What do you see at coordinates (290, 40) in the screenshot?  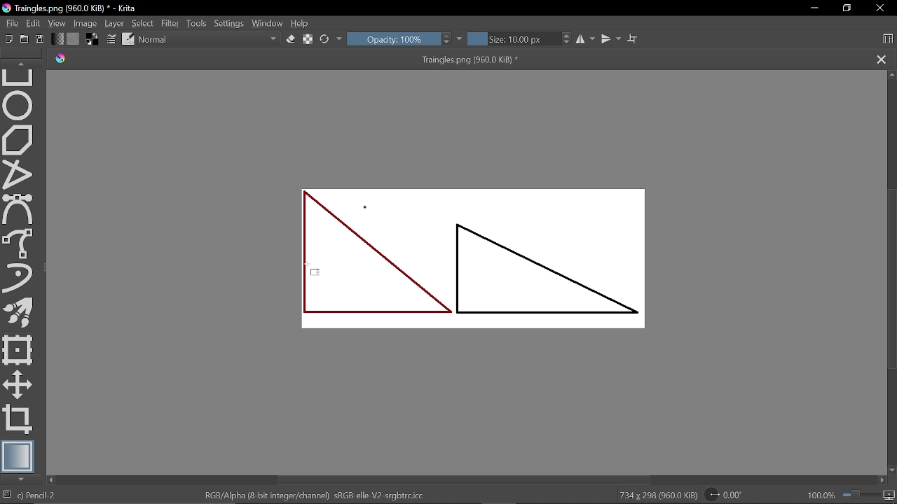 I see `Eraser` at bounding box center [290, 40].